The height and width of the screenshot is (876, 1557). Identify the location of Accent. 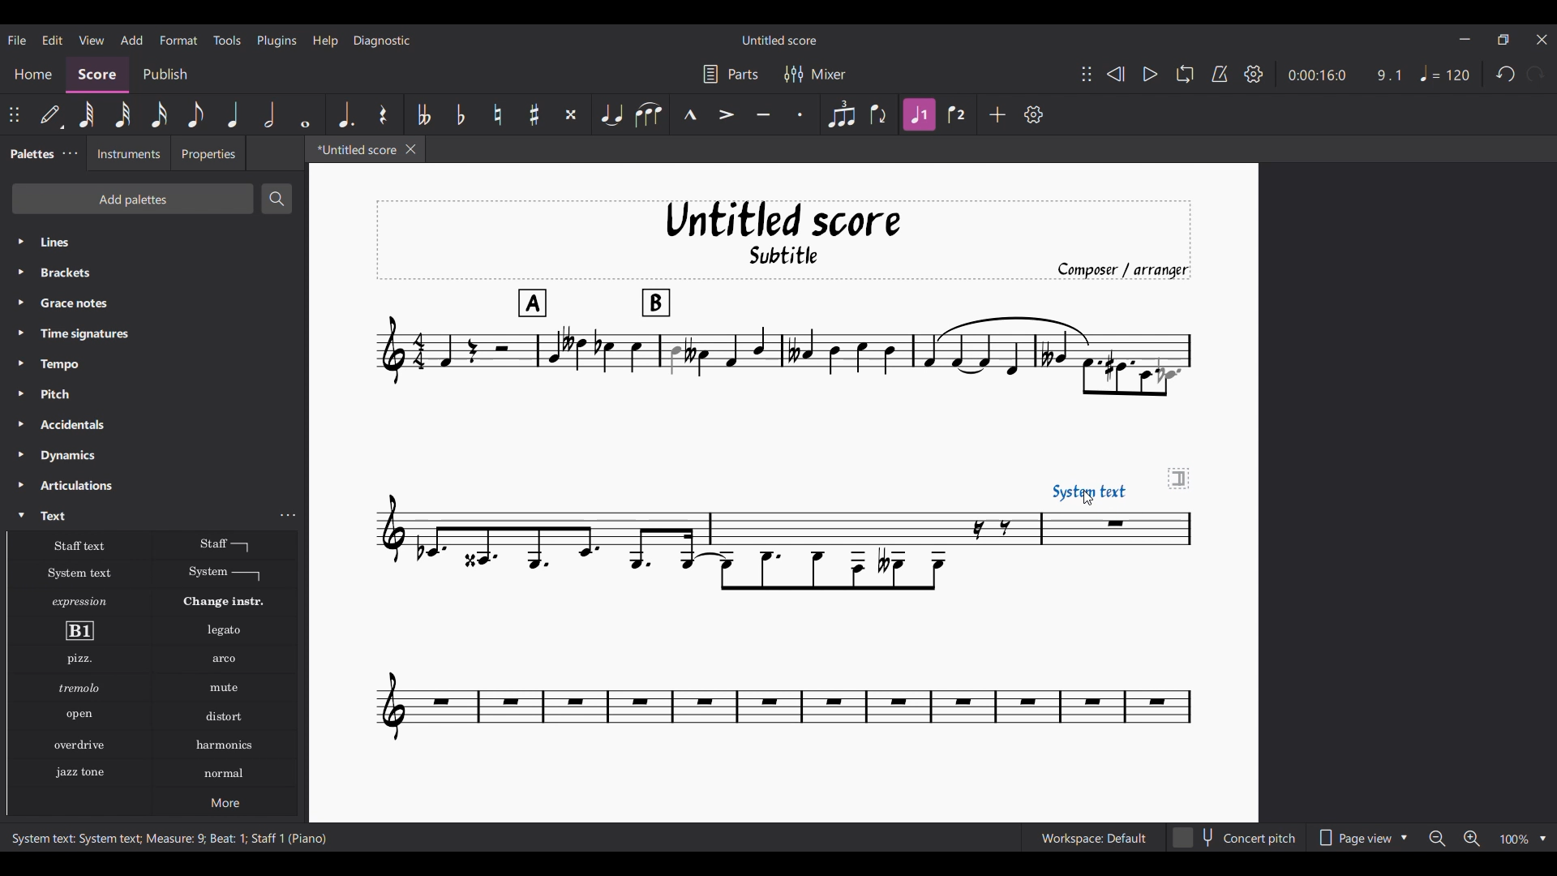
(727, 114).